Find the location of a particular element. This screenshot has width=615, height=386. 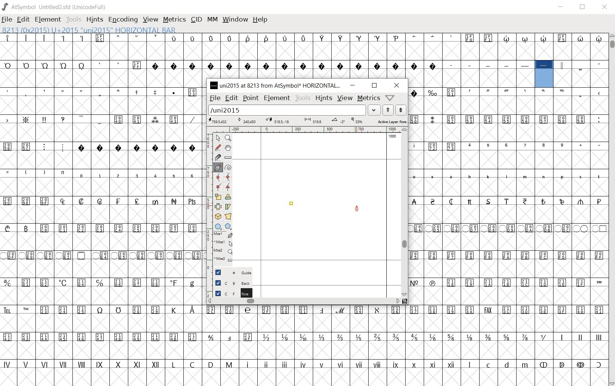

CLOSE is located at coordinates (605, 8).